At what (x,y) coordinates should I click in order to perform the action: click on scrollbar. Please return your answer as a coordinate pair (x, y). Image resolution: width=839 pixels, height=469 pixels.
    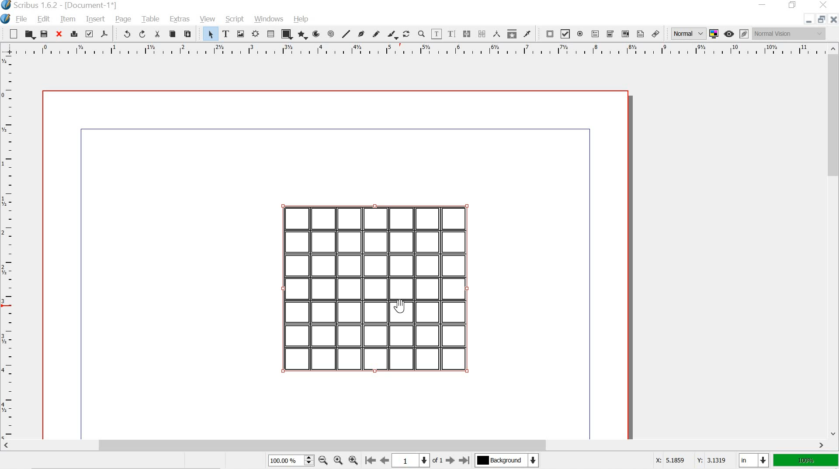
    Looking at the image, I should click on (415, 445).